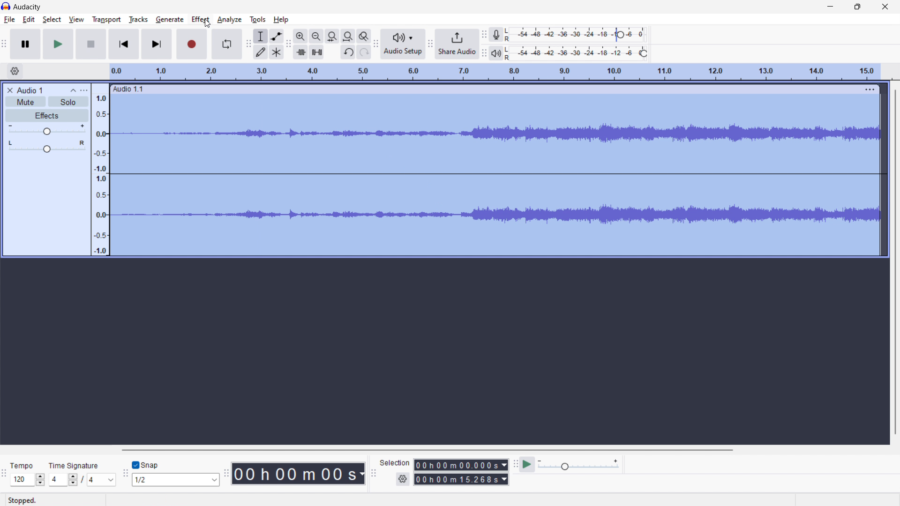  Describe the element at coordinates (15, 71) in the screenshot. I see `timeline settings` at that location.